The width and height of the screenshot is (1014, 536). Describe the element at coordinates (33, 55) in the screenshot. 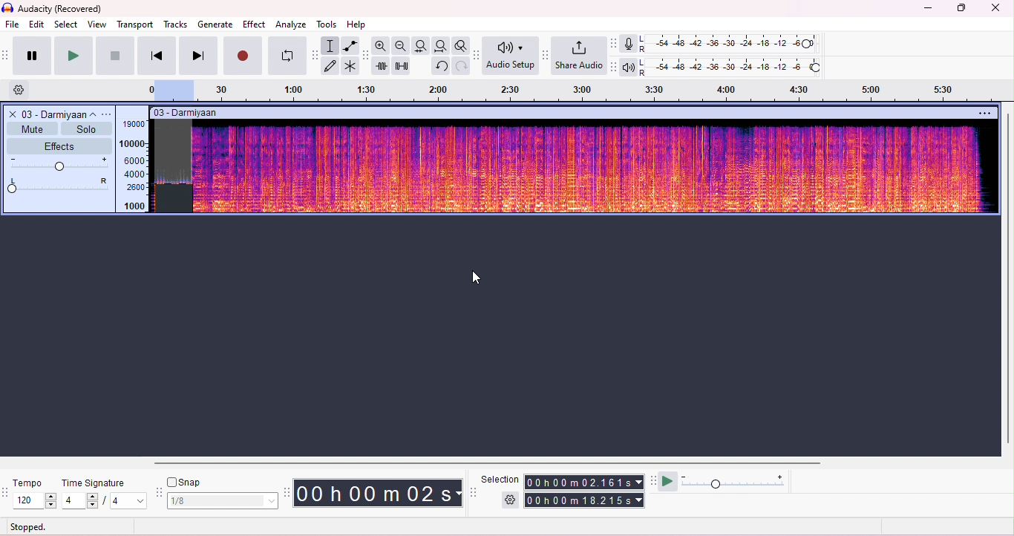

I see `pause` at that location.